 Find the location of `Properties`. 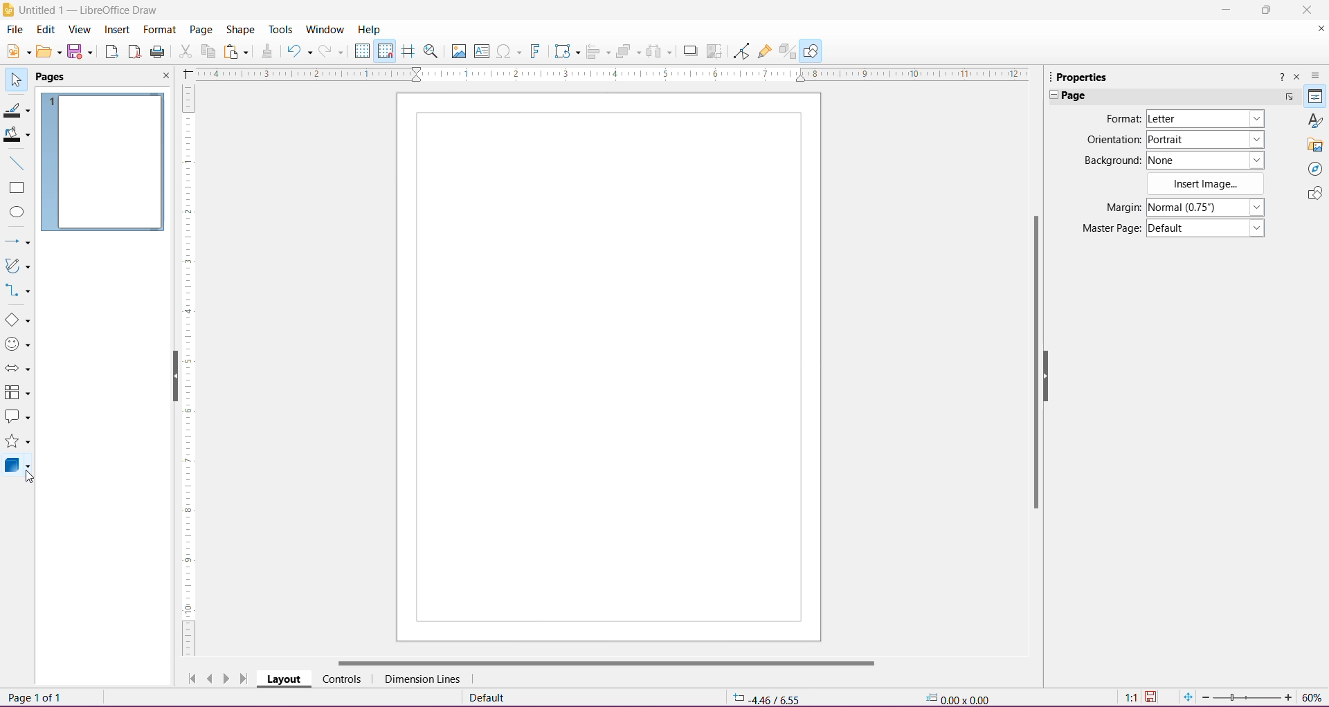

Properties is located at coordinates (1316, 96).